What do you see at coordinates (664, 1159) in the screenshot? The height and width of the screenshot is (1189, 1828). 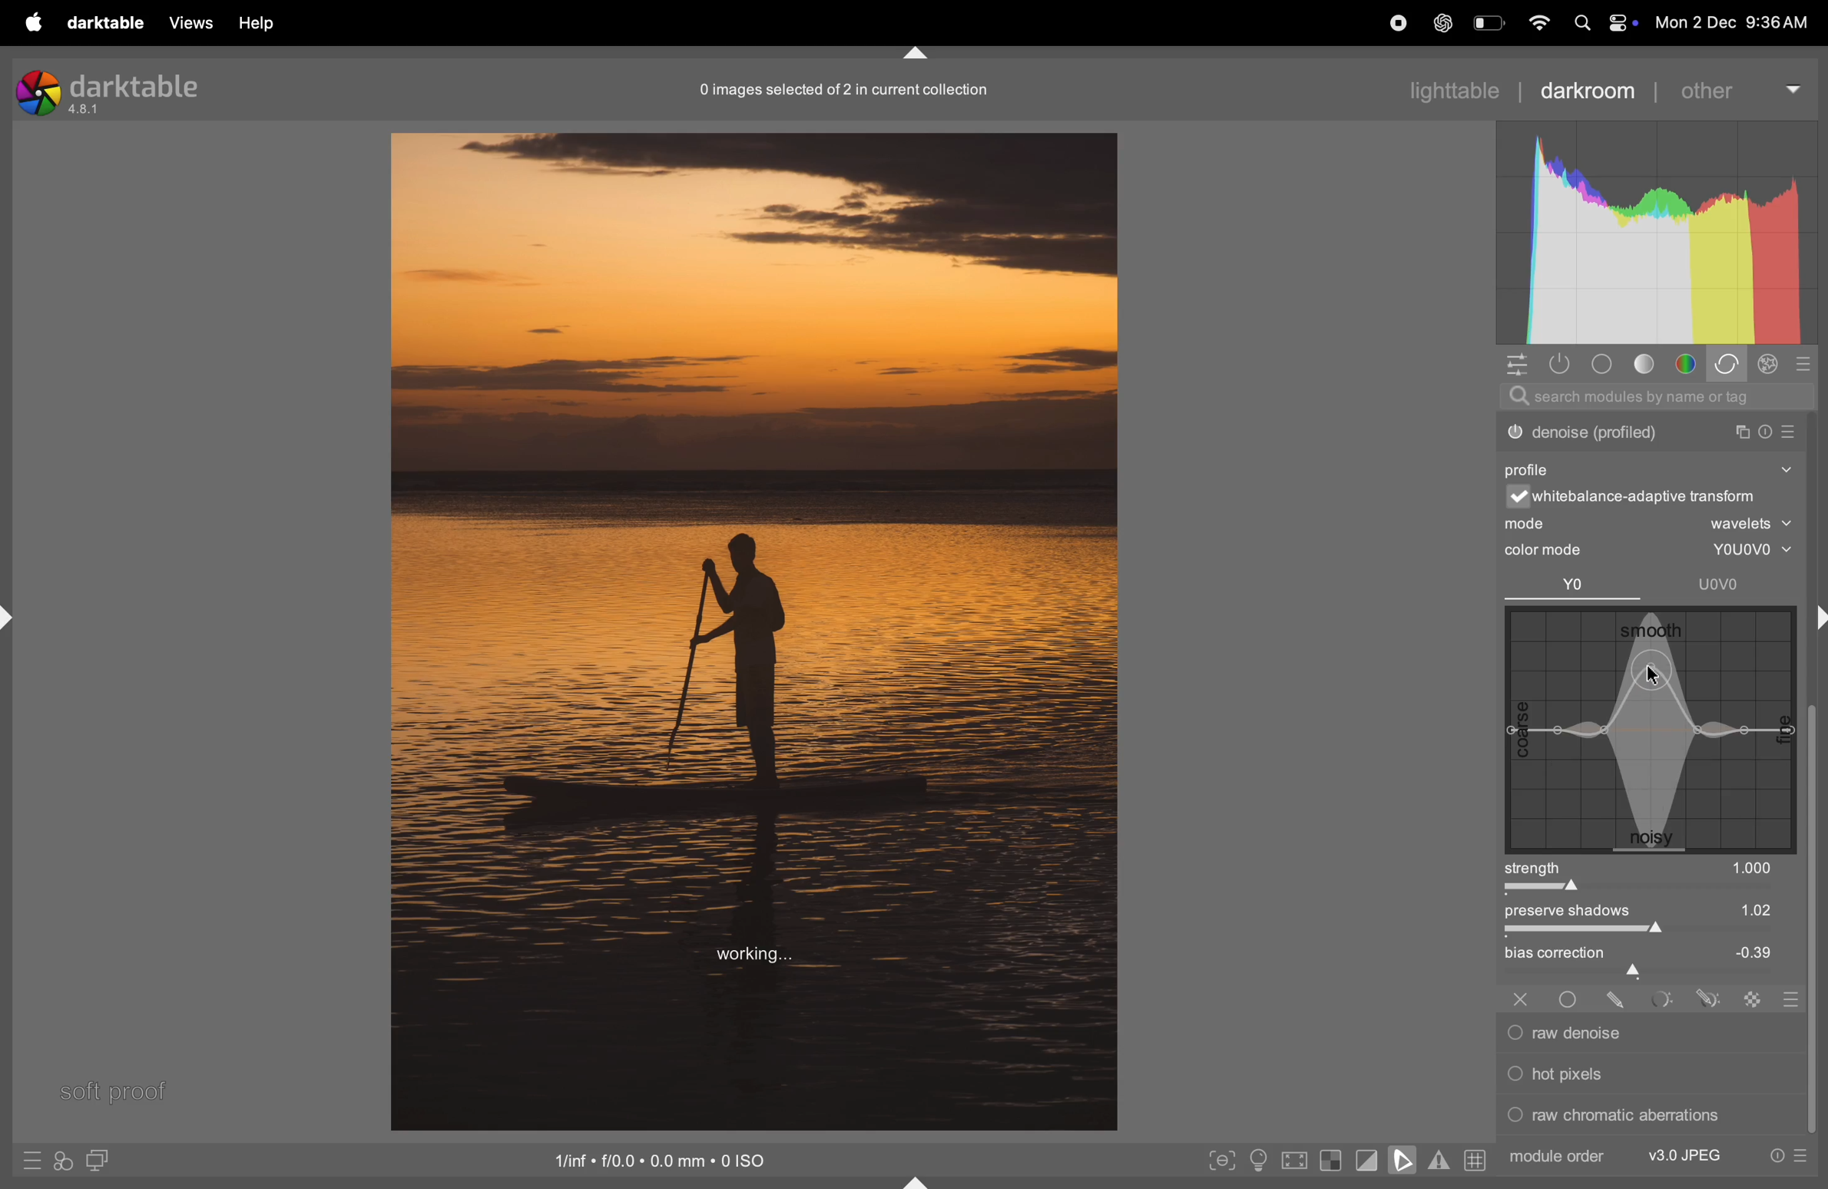 I see `iso` at bounding box center [664, 1159].